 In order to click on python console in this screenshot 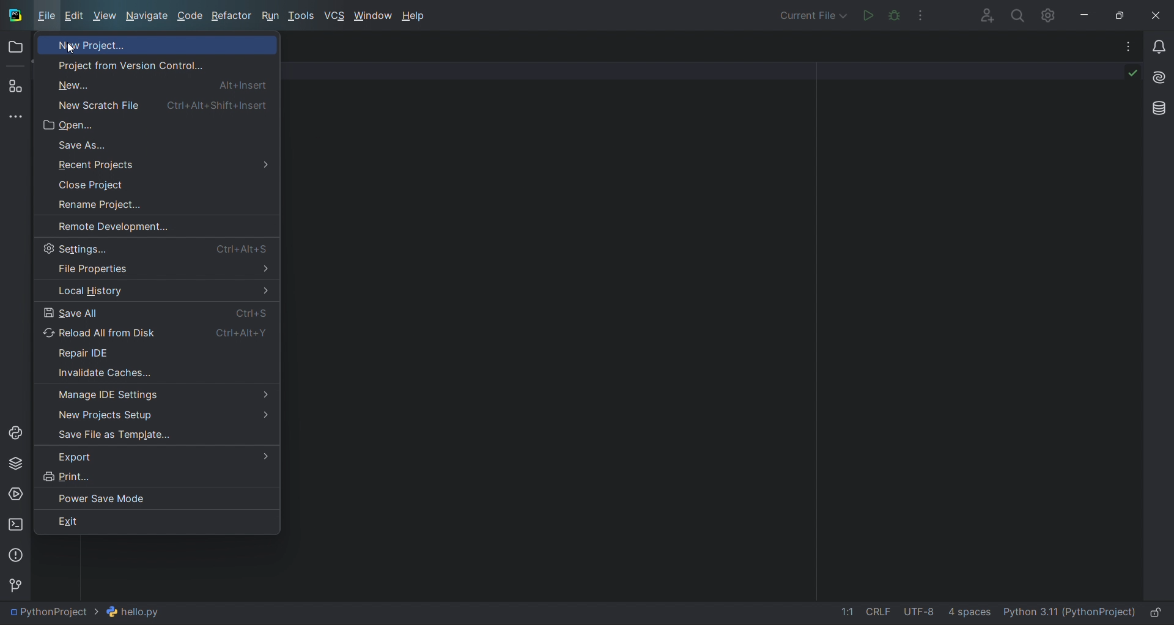, I will do `click(15, 433)`.